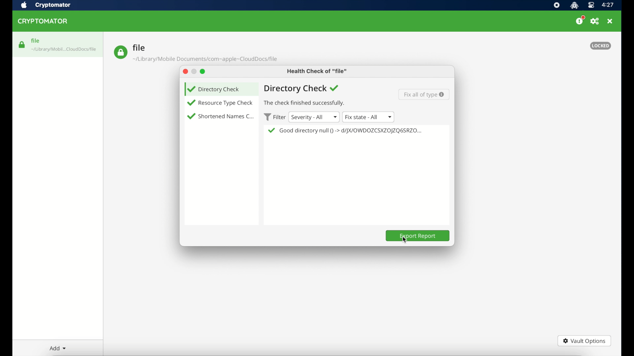  What do you see at coordinates (273, 117) in the screenshot?
I see `filter` at bounding box center [273, 117].